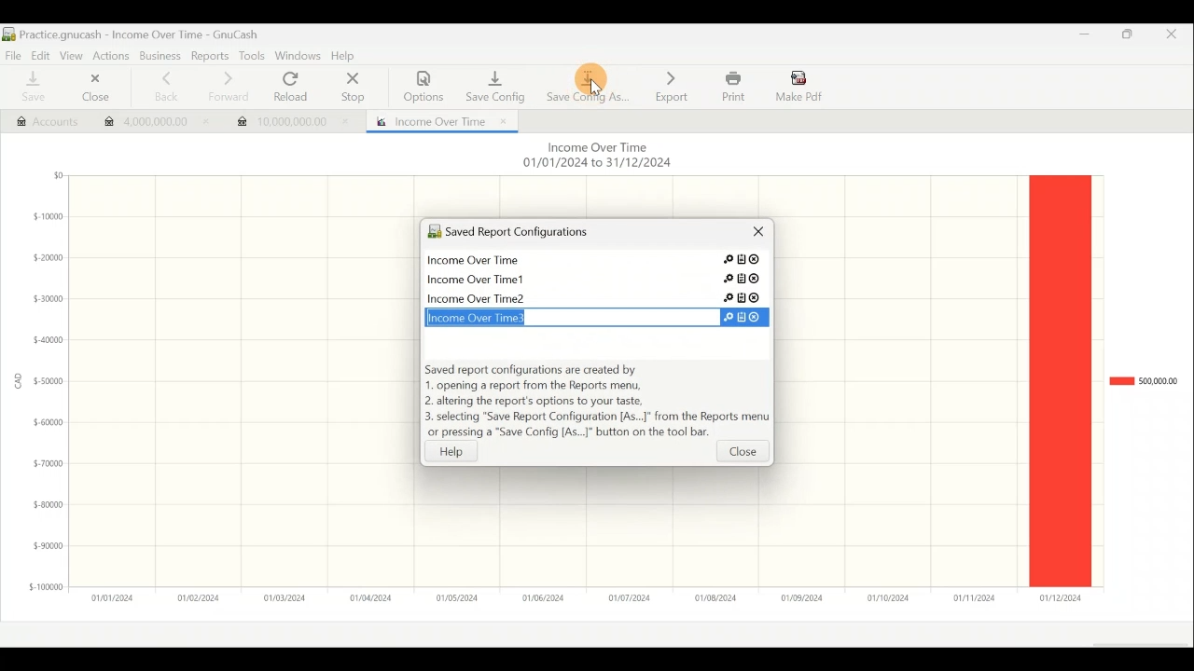 This screenshot has height=671, width=1194. What do you see at coordinates (599, 262) in the screenshot?
I see `Saved report 1` at bounding box center [599, 262].